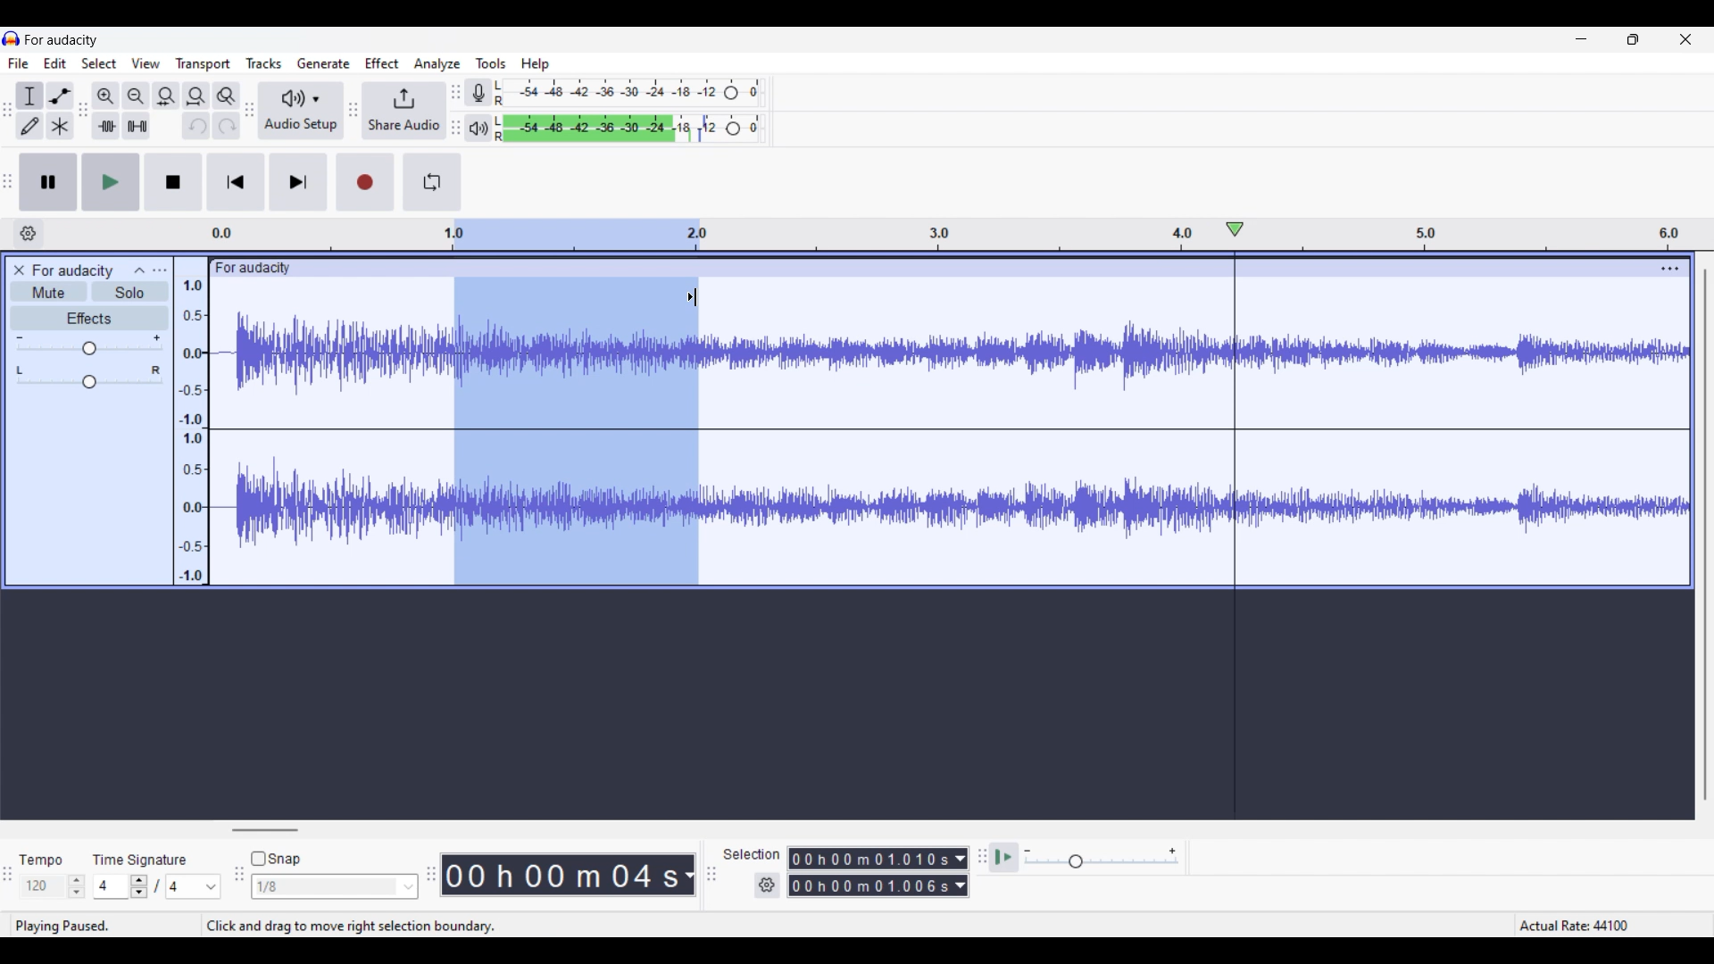  What do you see at coordinates (961, 872) in the screenshot?
I see `Duration measurement options` at bounding box center [961, 872].